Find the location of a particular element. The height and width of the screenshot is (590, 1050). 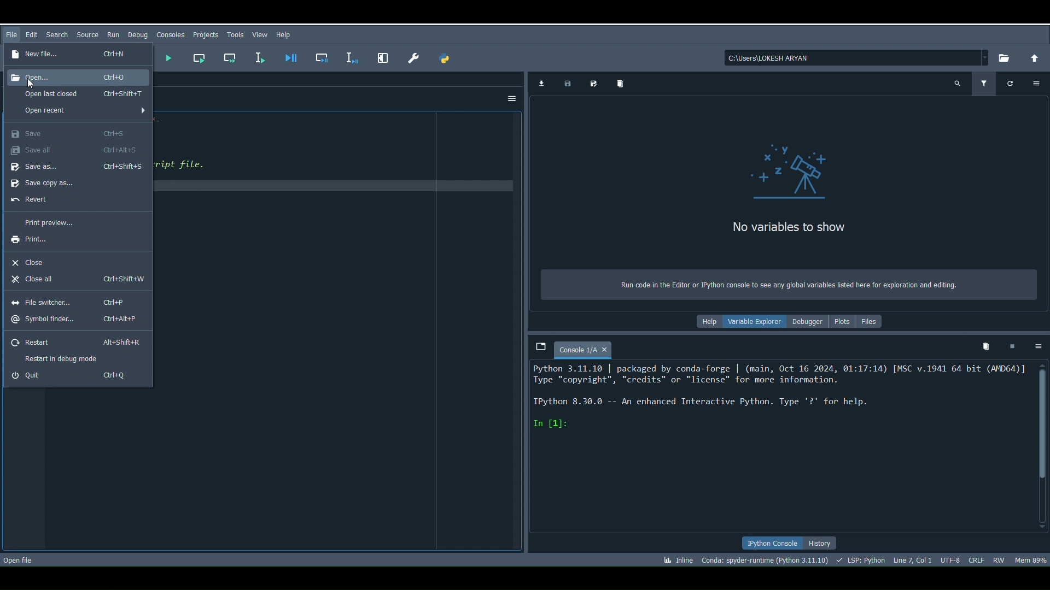

Save all is located at coordinates (72, 150).